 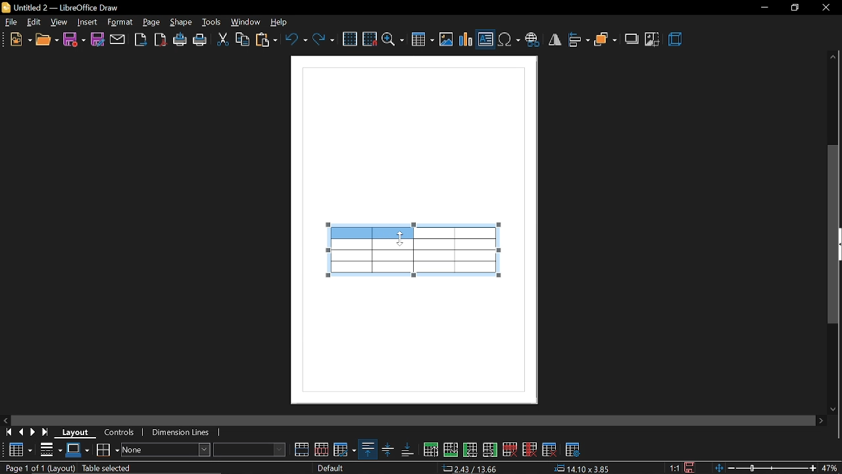 What do you see at coordinates (764, 469) in the screenshot?
I see `zoom change` at bounding box center [764, 469].